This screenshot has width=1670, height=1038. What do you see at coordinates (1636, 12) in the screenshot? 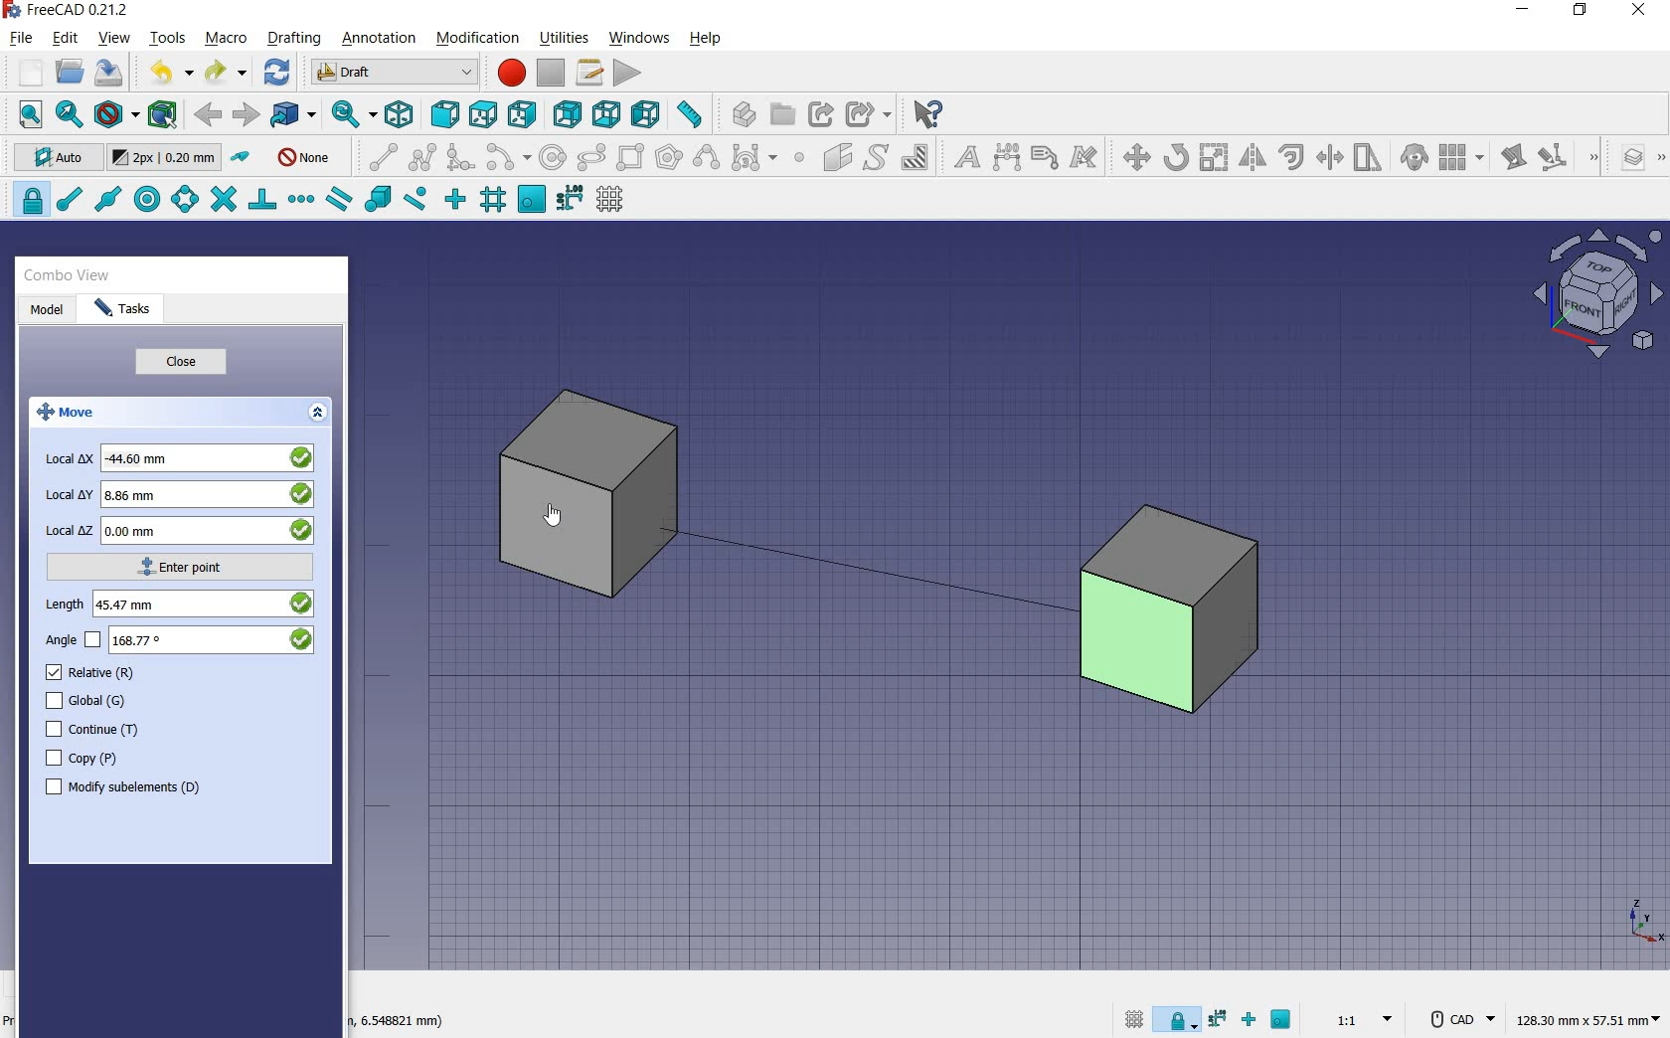
I see `close` at bounding box center [1636, 12].